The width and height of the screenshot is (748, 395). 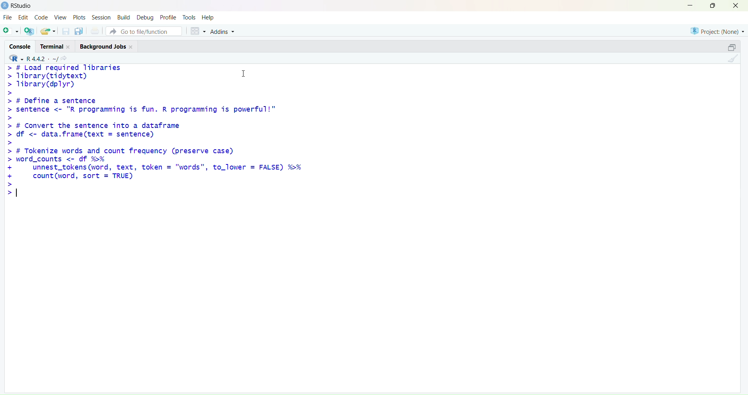 I want to click on code, so click(x=43, y=18).